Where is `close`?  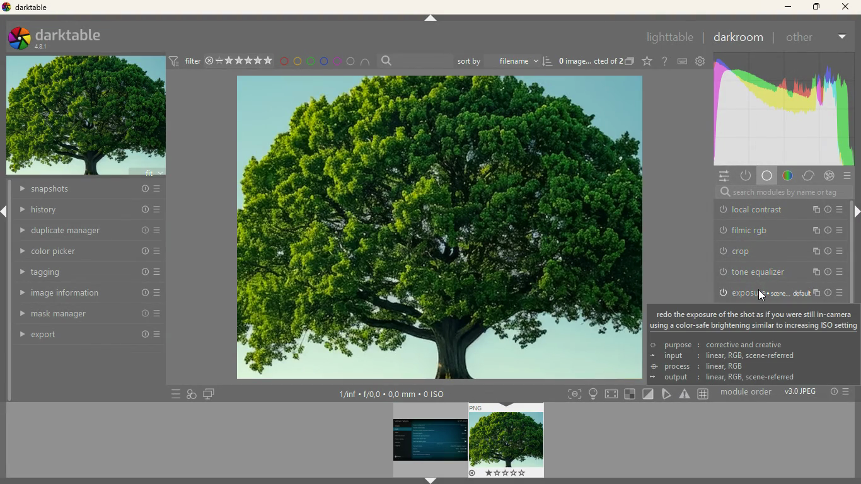 close is located at coordinates (845, 6).